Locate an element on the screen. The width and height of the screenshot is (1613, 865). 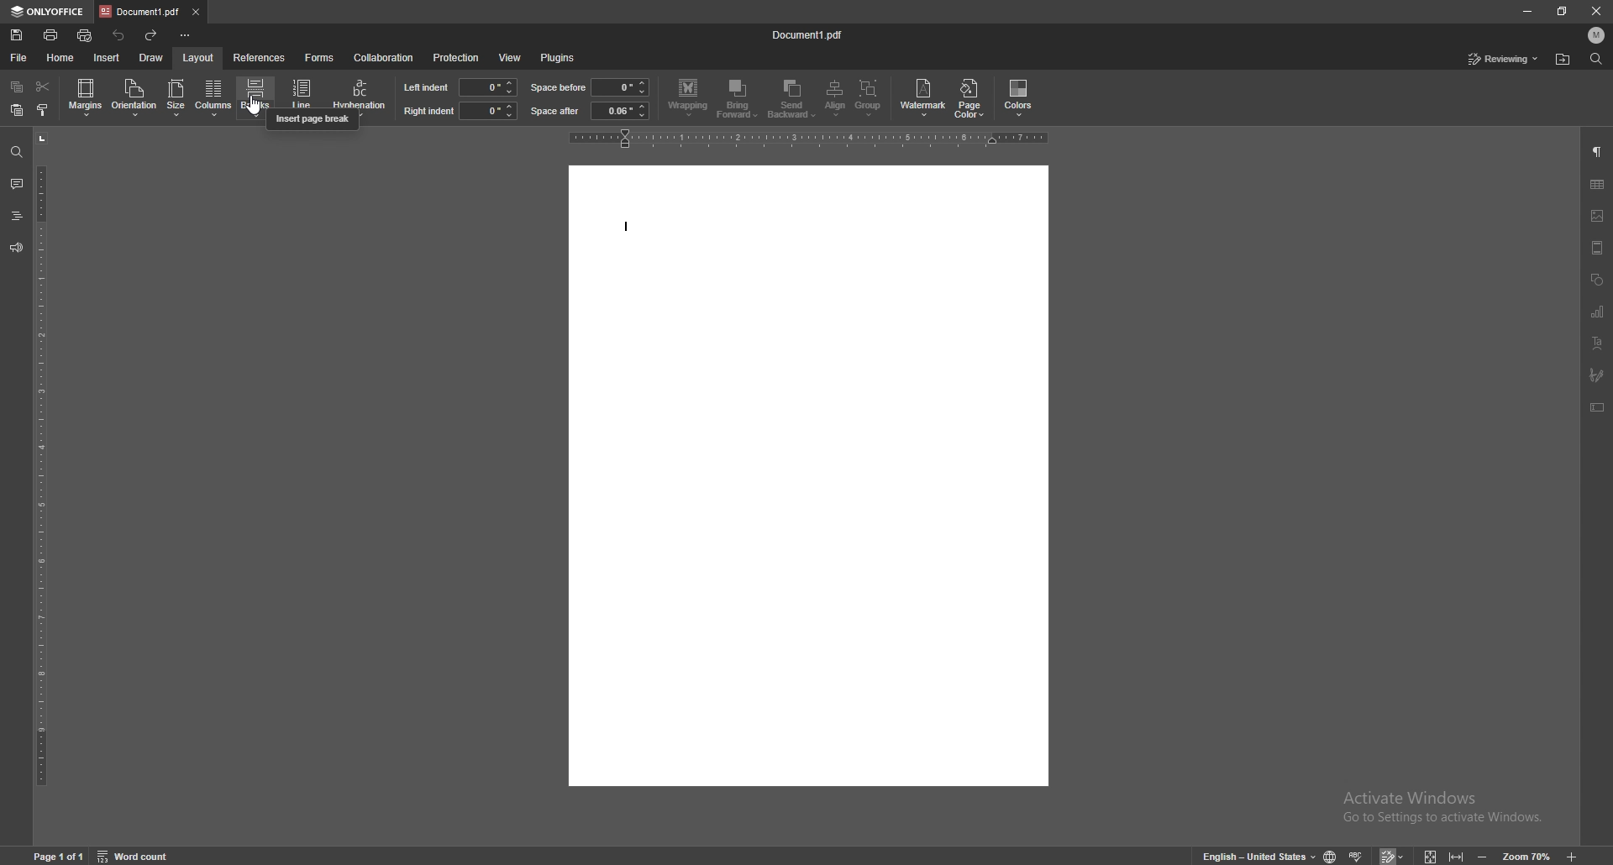
file is located at coordinates (19, 59).